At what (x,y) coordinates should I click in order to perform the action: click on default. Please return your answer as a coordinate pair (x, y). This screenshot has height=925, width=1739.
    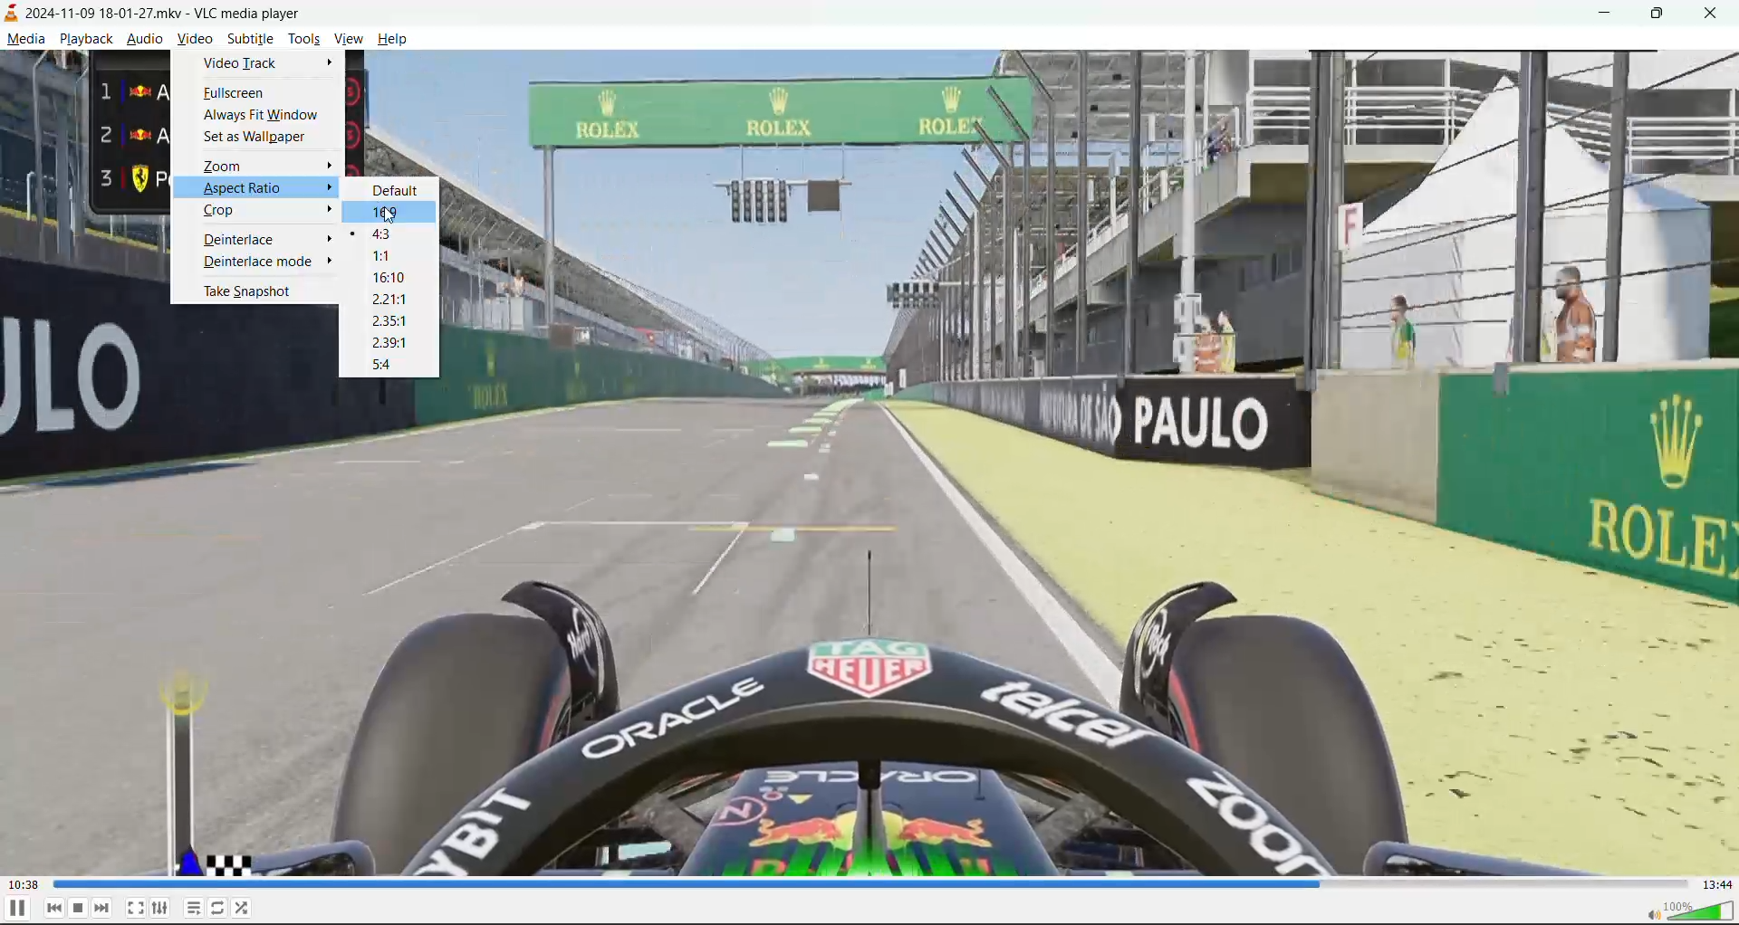
    Looking at the image, I should click on (400, 189).